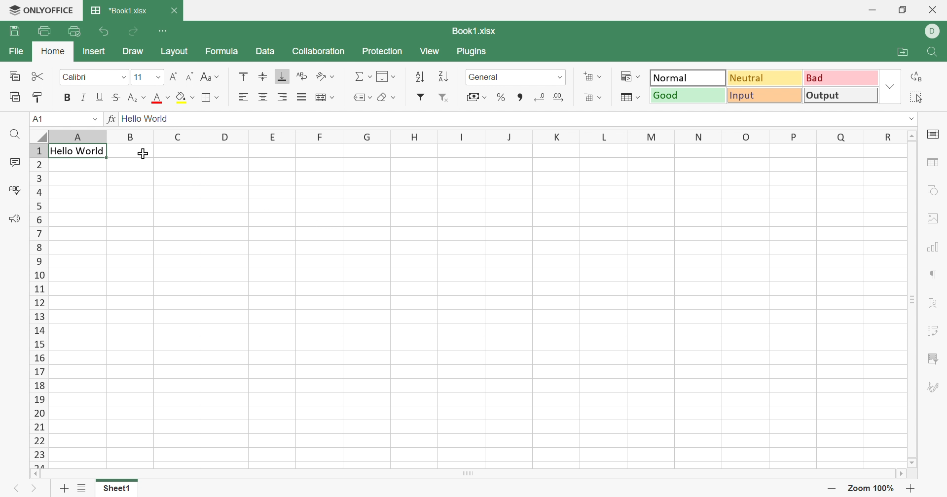 The image size is (947, 497). Describe the element at coordinates (888, 86) in the screenshot. I see `Drop down` at that location.